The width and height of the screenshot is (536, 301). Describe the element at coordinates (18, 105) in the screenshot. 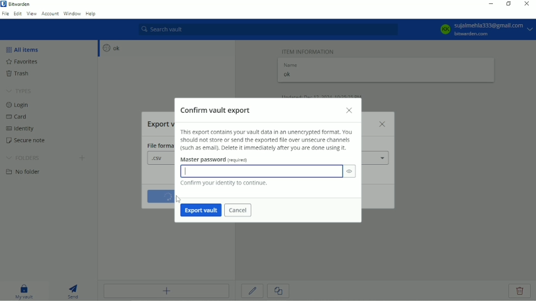

I see `Login` at that location.